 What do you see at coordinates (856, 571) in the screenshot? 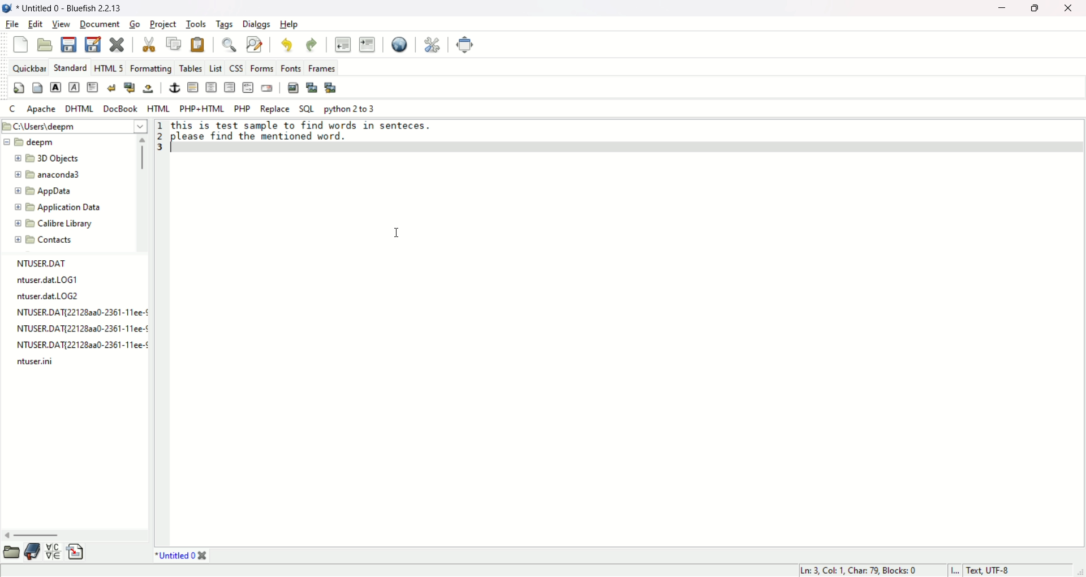
I see `ln, col, char, blocks` at bounding box center [856, 571].